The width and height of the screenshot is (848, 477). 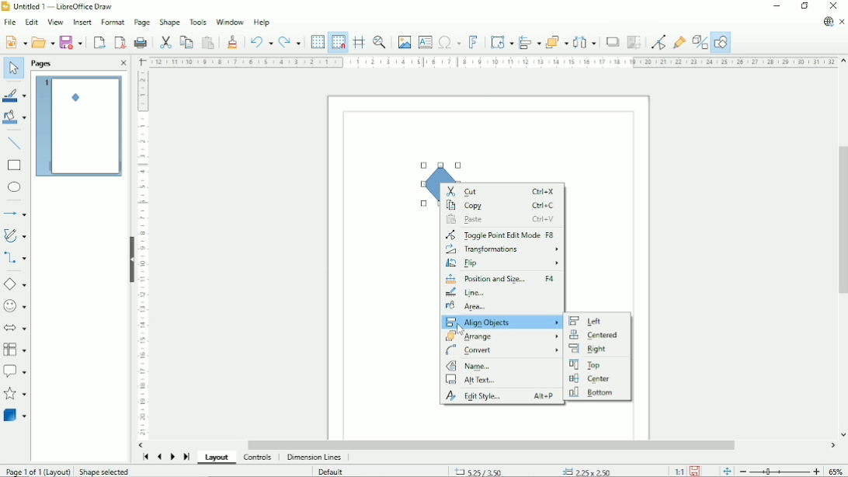 What do you see at coordinates (379, 42) in the screenshot?
I see `Zoom & pan` at bounding box center [379, 42].